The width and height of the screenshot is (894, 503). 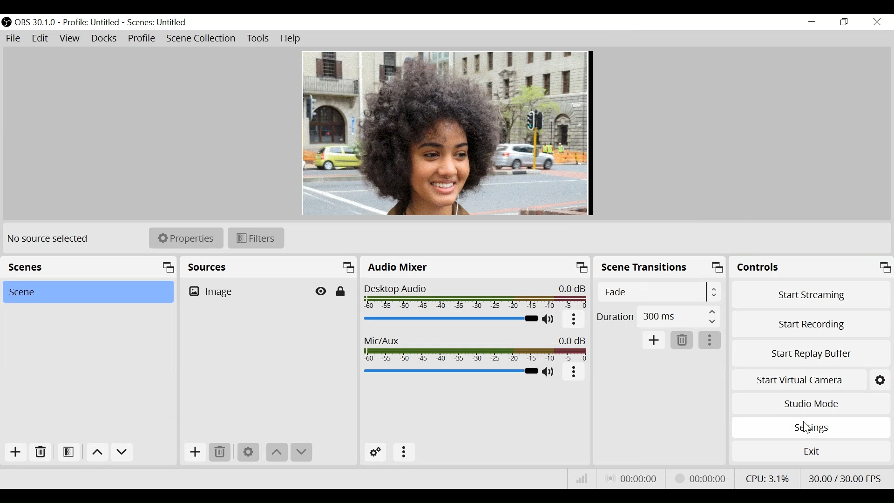 What do you see at coordinates (203, 38) in the screenshot?
I see `Scene Collection` at bounding box center [203, 38].